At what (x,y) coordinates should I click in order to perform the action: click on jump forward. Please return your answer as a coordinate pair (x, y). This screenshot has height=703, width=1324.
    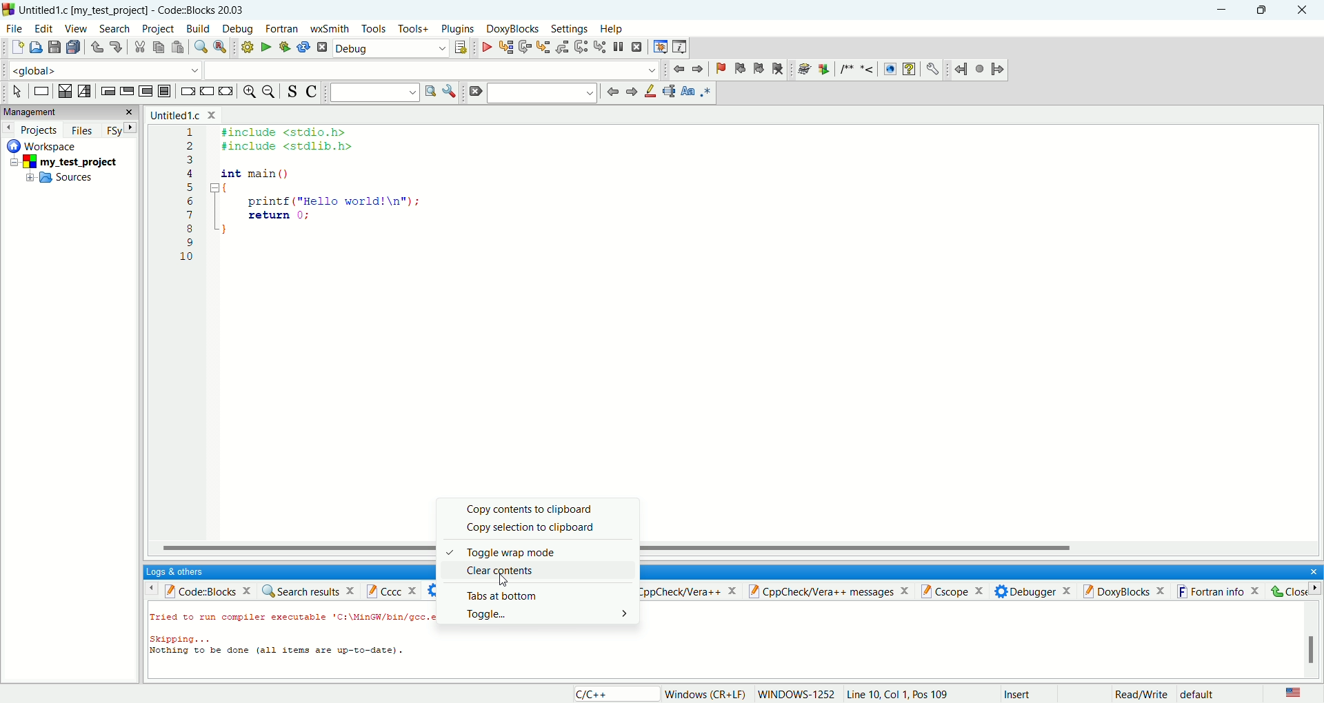
    Looking at the image, I should click on (632, 92).